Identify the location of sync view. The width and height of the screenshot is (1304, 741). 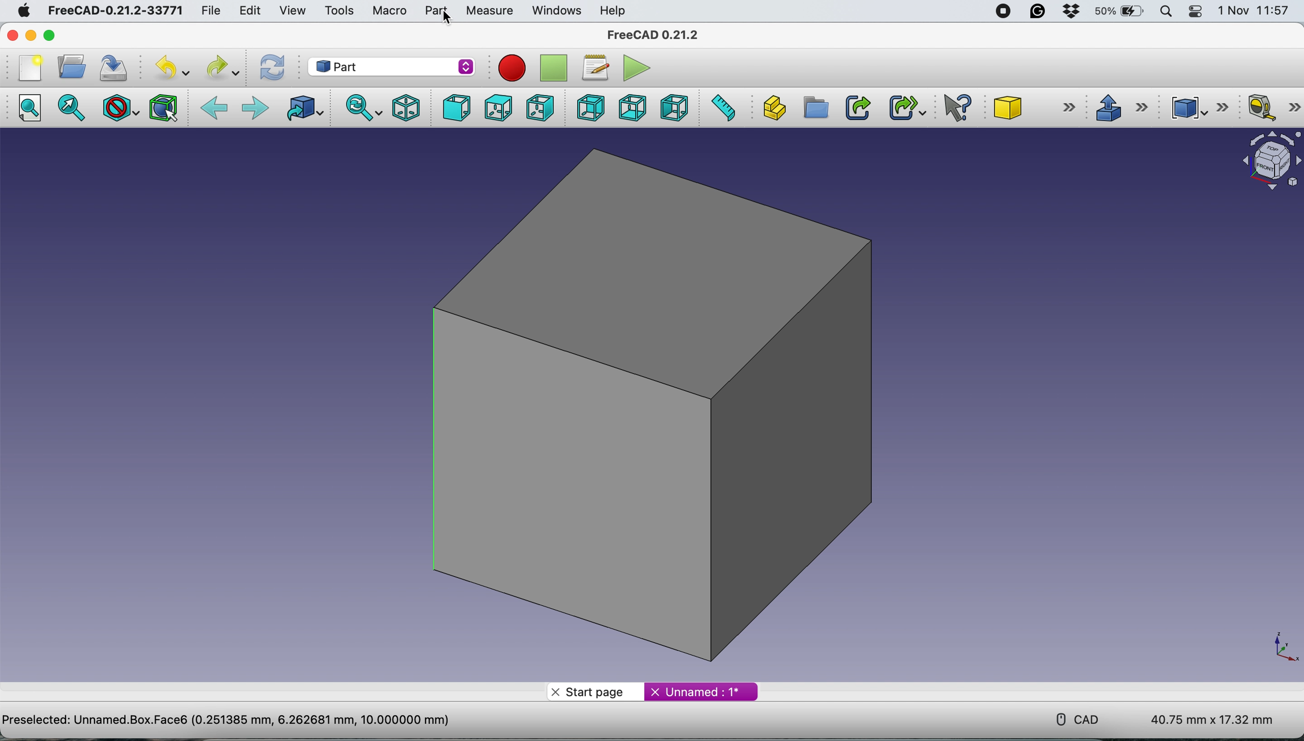
(360, 108).